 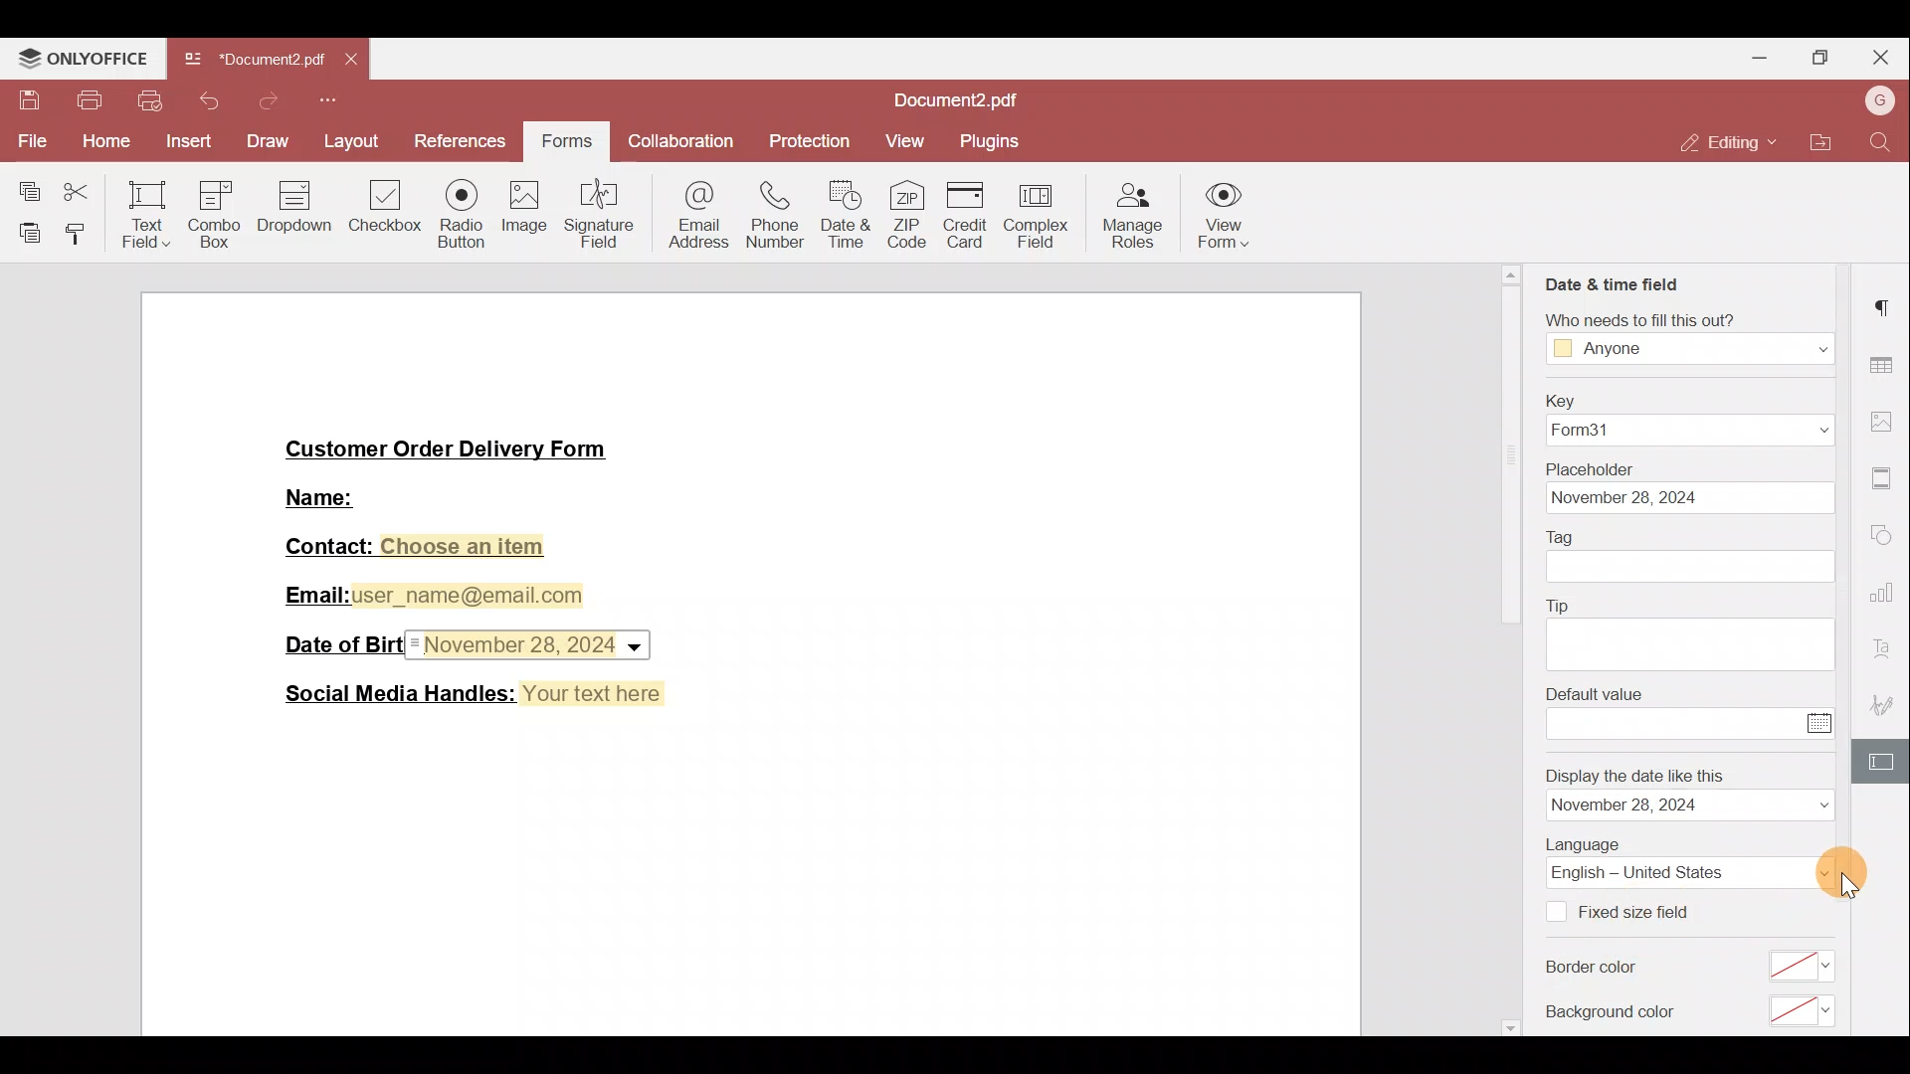 What do you see at coordinates (1884, 536) in the screenshot?
I see `Shapes settings` at bounding box center [1884, 536].